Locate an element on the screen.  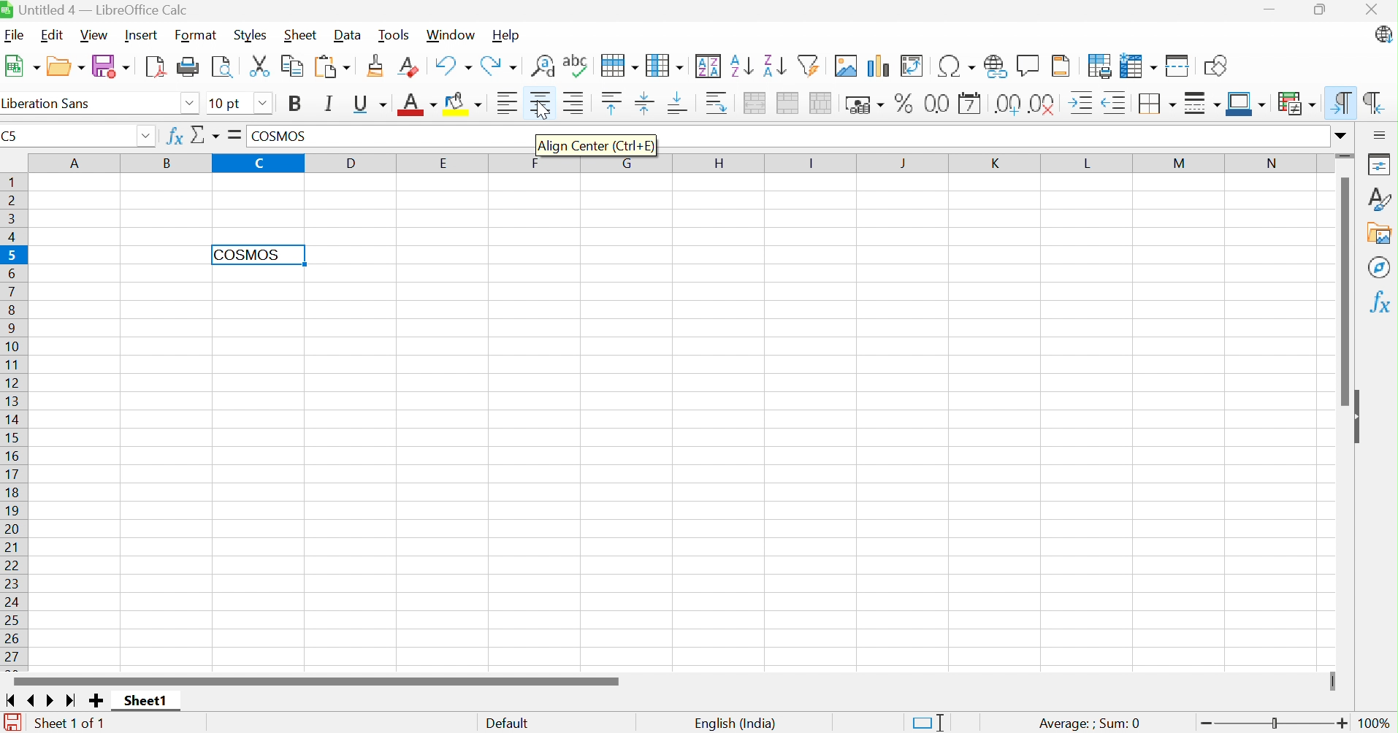
Copy is located at coordinates (292, 66).